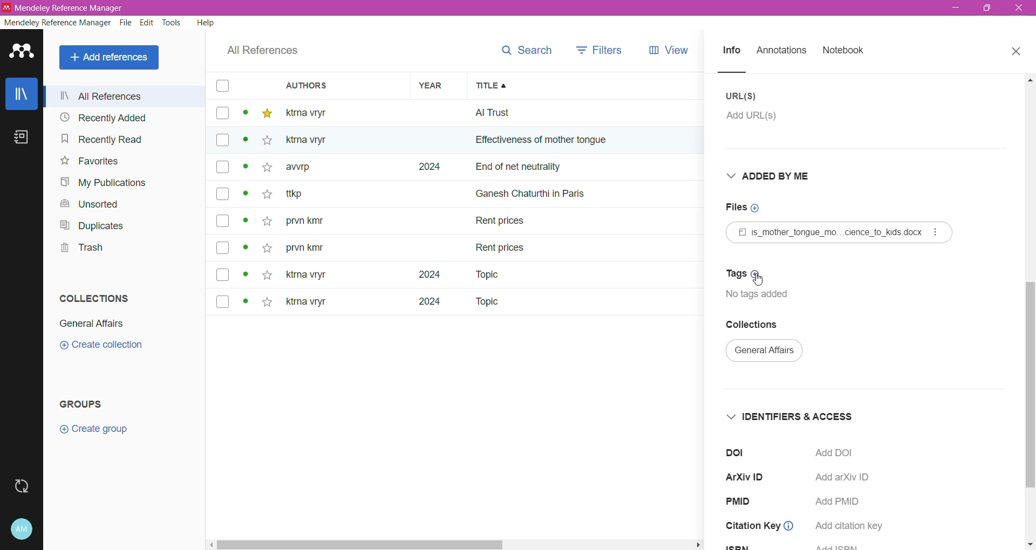  I want to click on Topic, so click(486, 302).